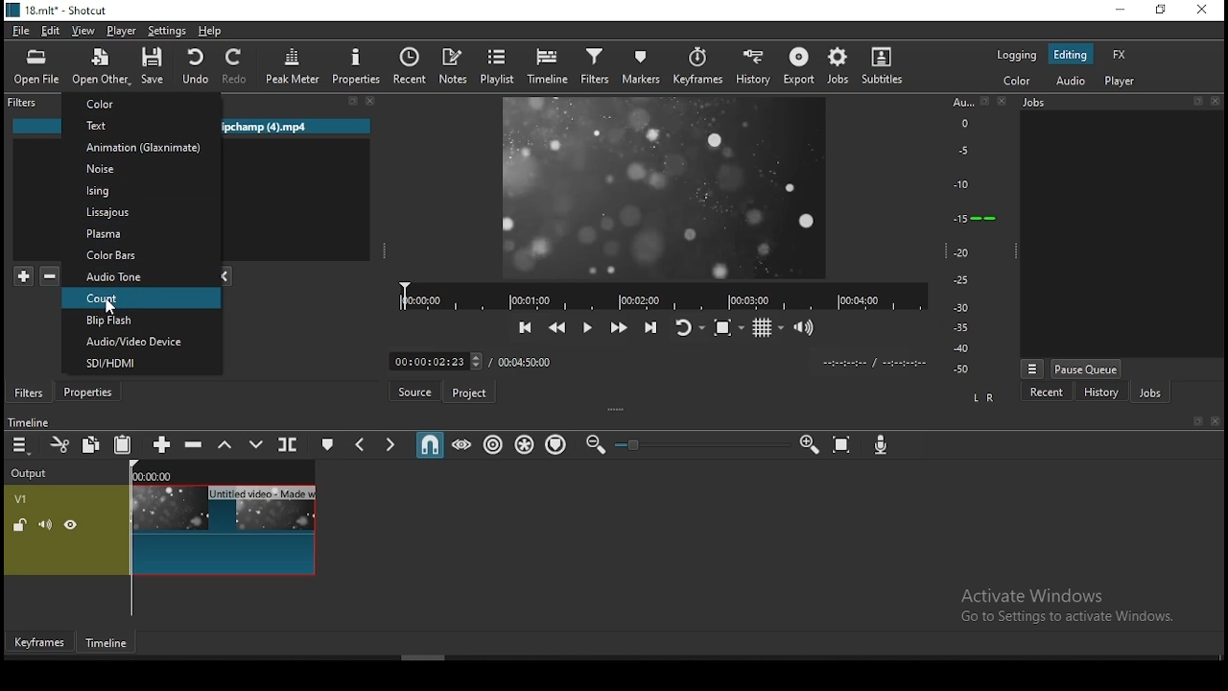 The image size is (1228, 691). What do you see at coordinates (468, 390) in the screenshot?
I see `Project` at bounding box center [468, 390].